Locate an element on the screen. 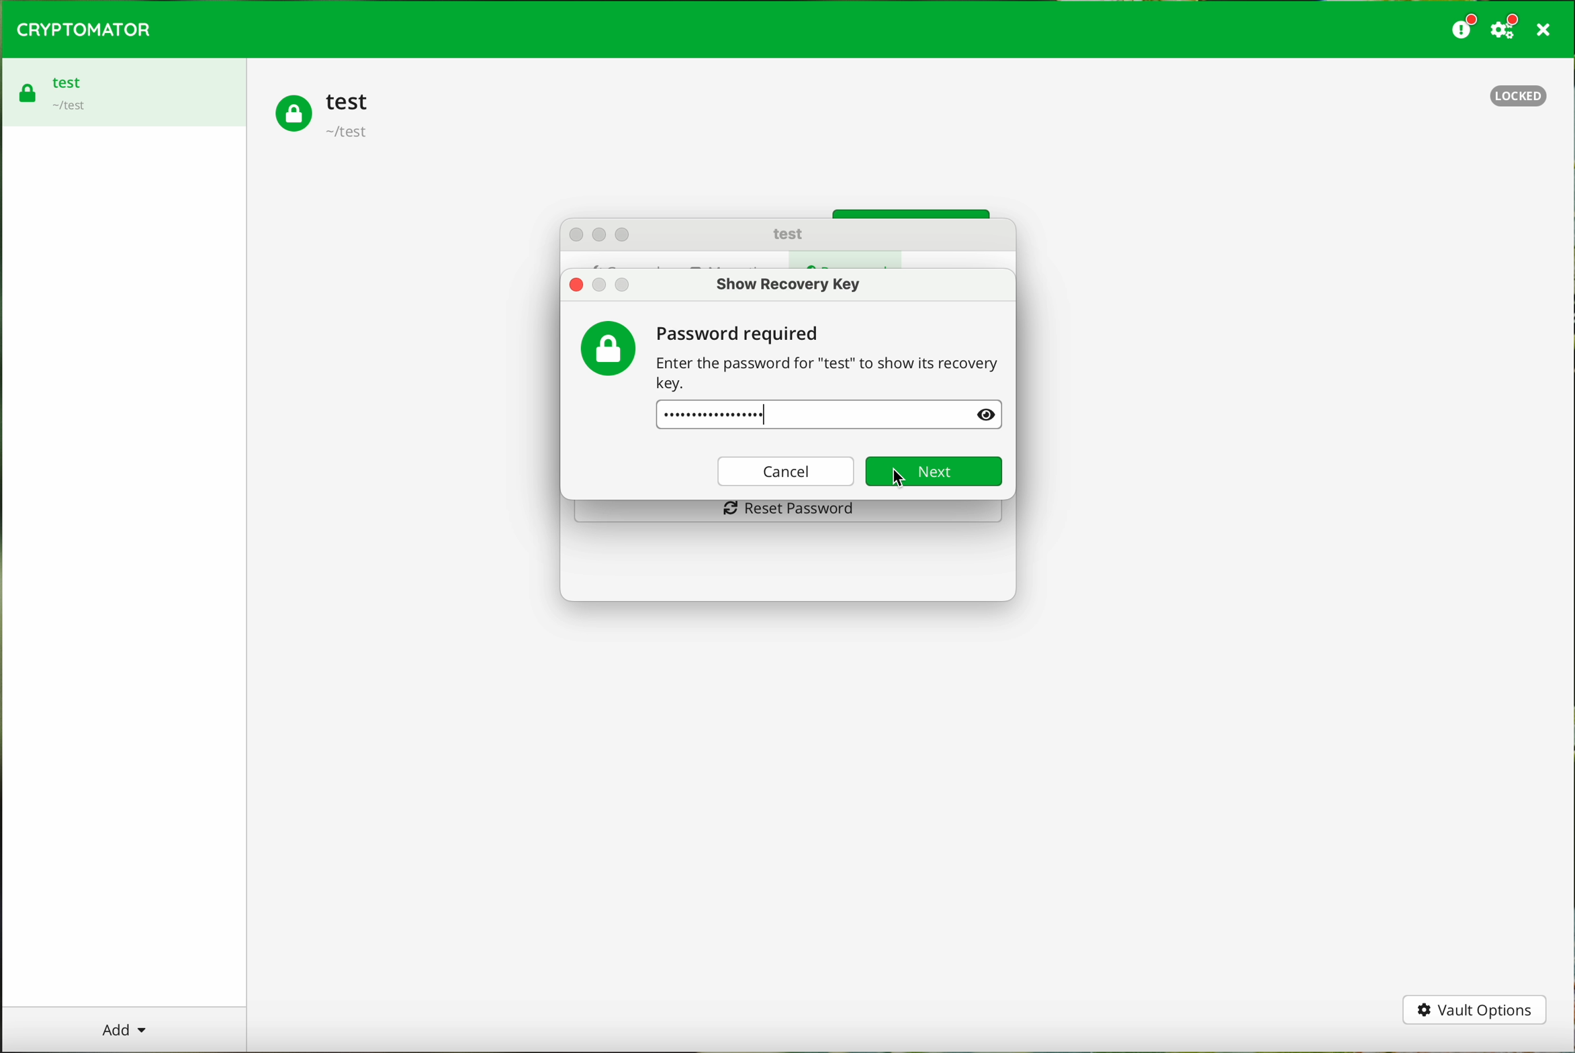 The image size is (1575, 1053). close popup is located at coordinates (576, 286).